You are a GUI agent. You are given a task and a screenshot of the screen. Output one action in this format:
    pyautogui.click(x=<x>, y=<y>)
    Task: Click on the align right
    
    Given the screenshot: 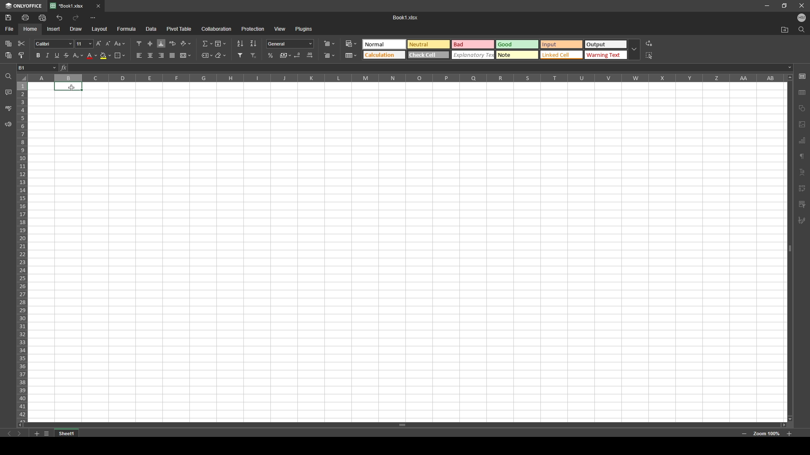 What is the action you would take?
    pyautogui.click(x=161, y=56)
    